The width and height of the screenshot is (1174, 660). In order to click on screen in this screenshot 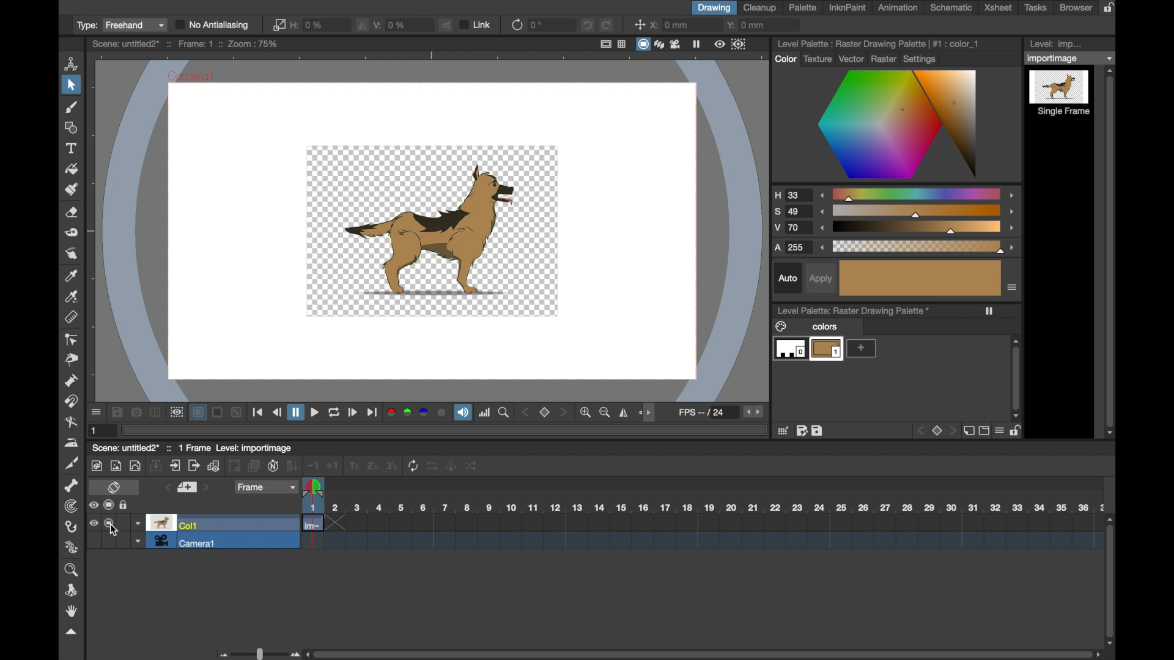, I will do `click(643, 45)`.